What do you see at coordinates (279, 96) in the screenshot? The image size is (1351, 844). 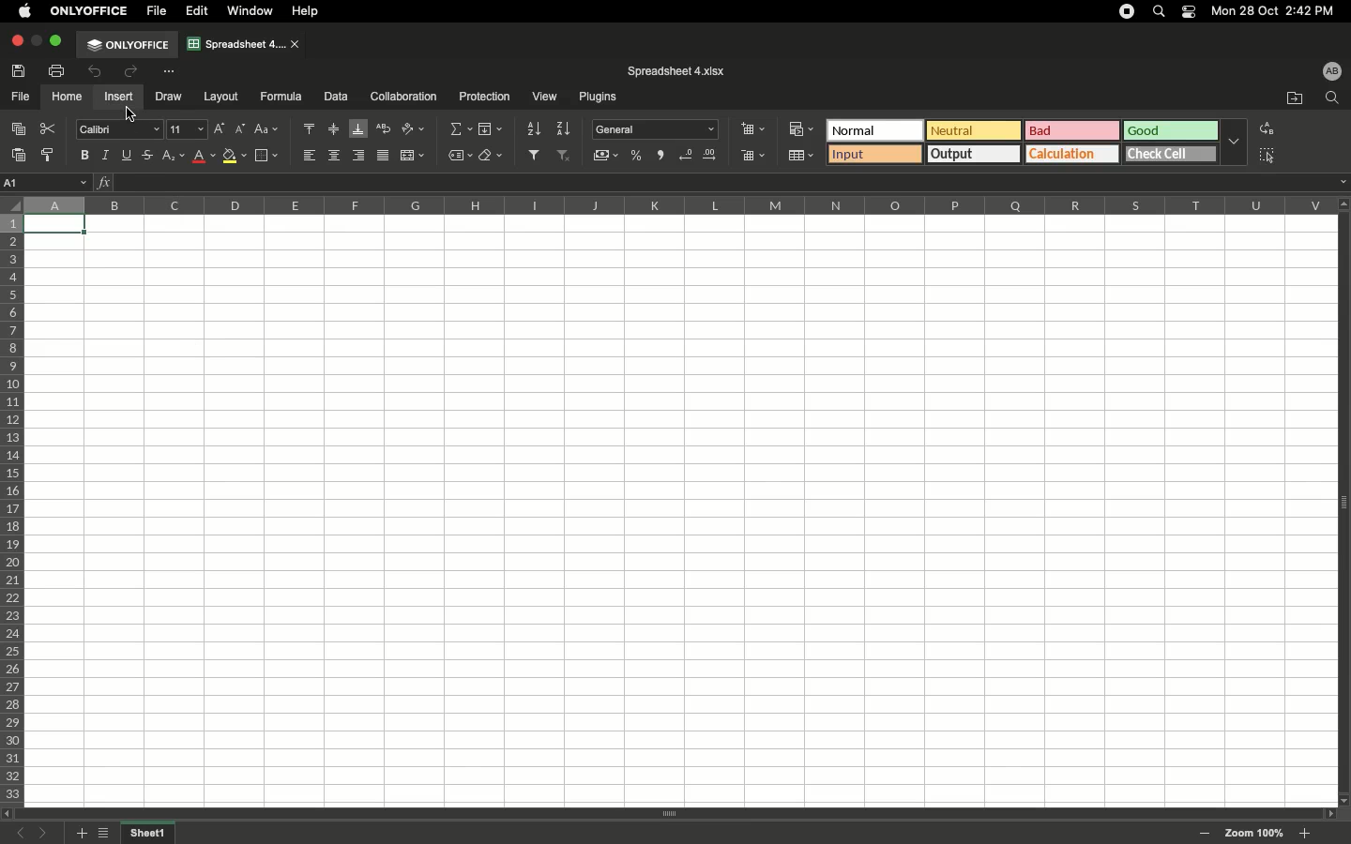 I see `Formula` at bounding box center [279, 96].